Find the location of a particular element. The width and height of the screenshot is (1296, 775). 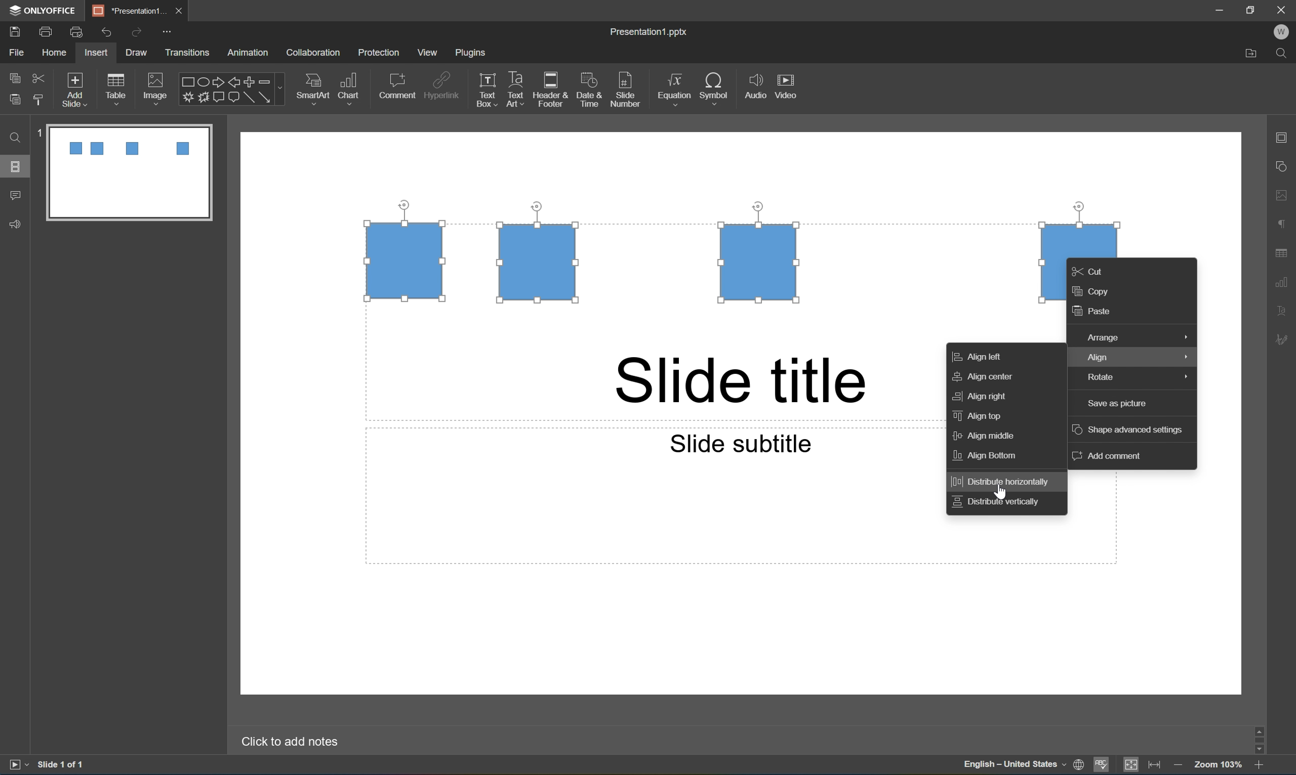

align center is located at coordinates (985, 378).